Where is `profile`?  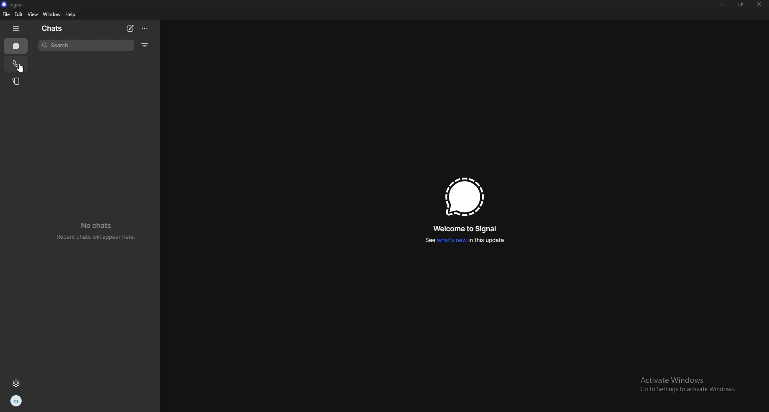
profile is located at coordinates (17, 401).